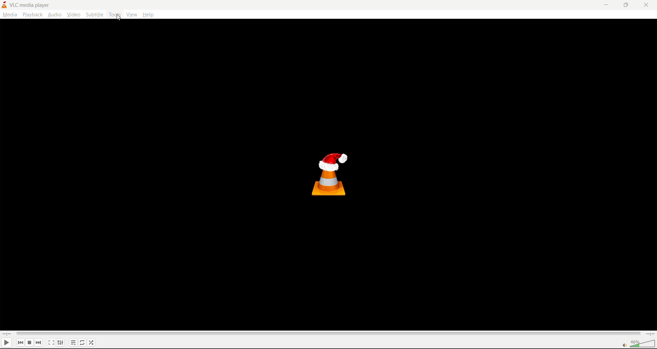 The height and width of the screenshot is (349, 657). Describe the element at coordinates (648, 5) in the screenshot. I see `close` at that location.